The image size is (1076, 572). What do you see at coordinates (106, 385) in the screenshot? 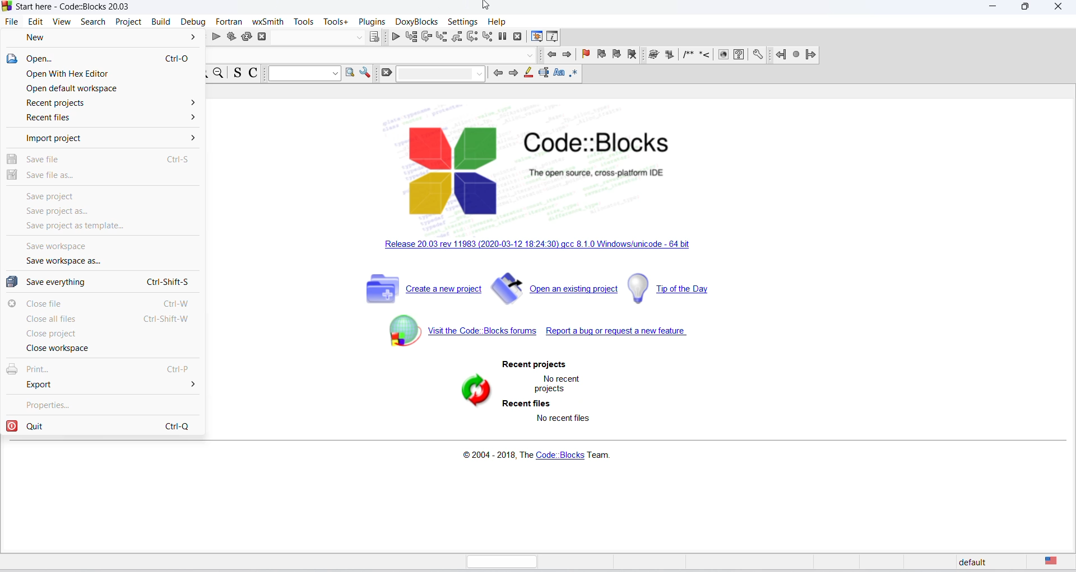
I see `export` at bounding box center [106, 385].